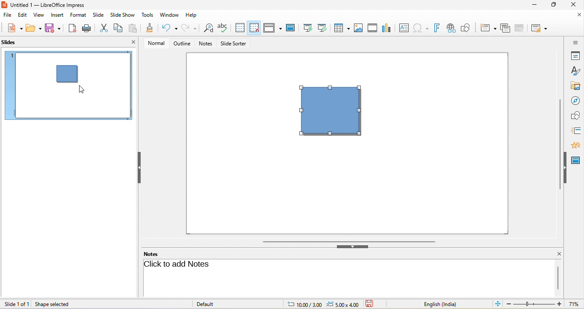 The width and height of the screenshot is (584, 309). Describe the element at coordinates (195, 15) in the screenshot. I see `help` at that location.